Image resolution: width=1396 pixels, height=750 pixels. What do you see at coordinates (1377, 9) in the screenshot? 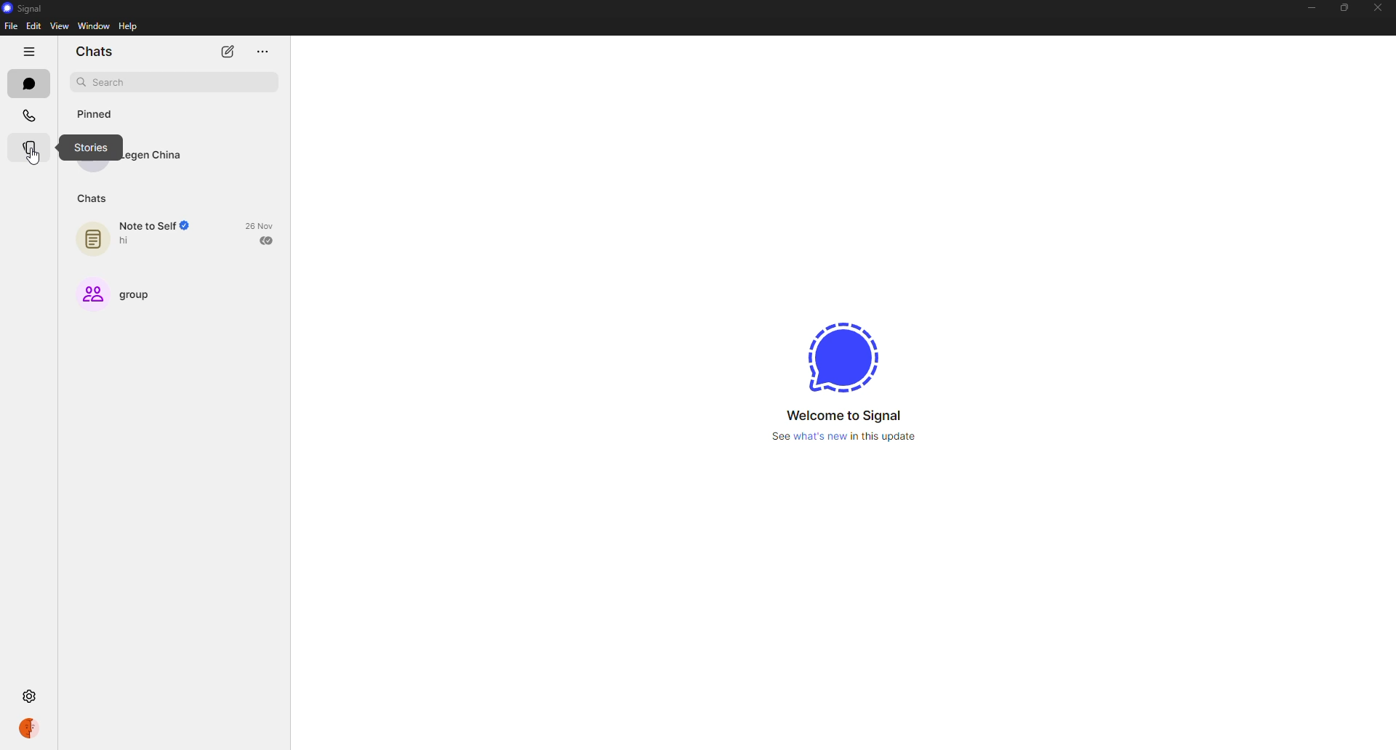
I see `close` at bounding box center [1377, 9].